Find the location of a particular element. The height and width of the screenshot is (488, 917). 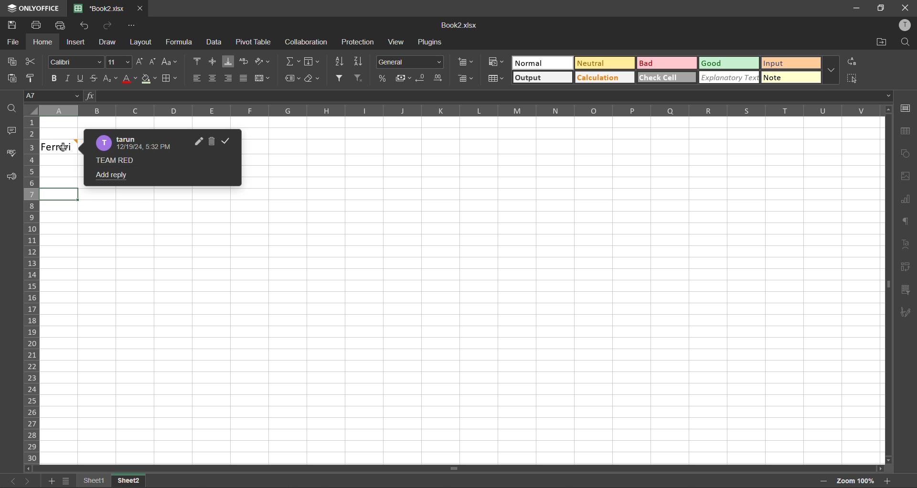

next is located at coordinates (28, 479).